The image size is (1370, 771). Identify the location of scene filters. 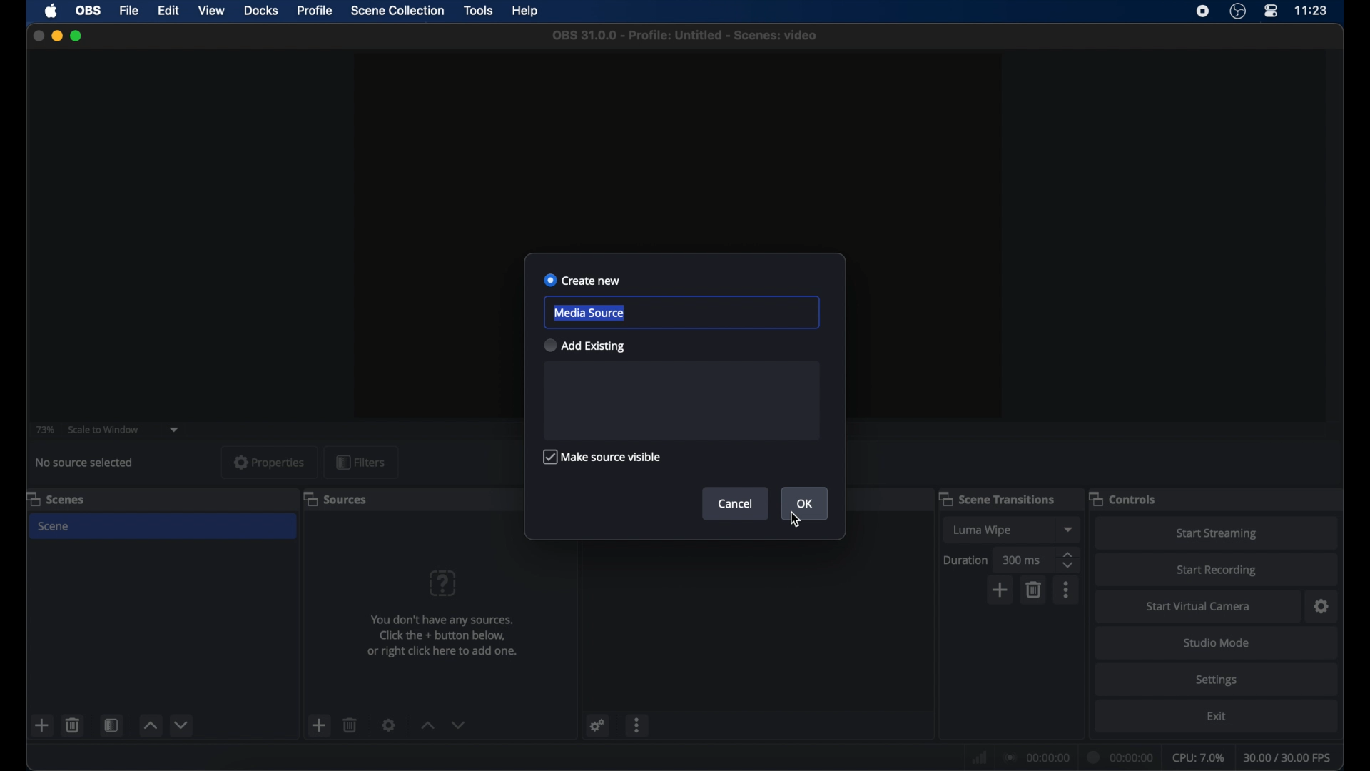
(113, 725).